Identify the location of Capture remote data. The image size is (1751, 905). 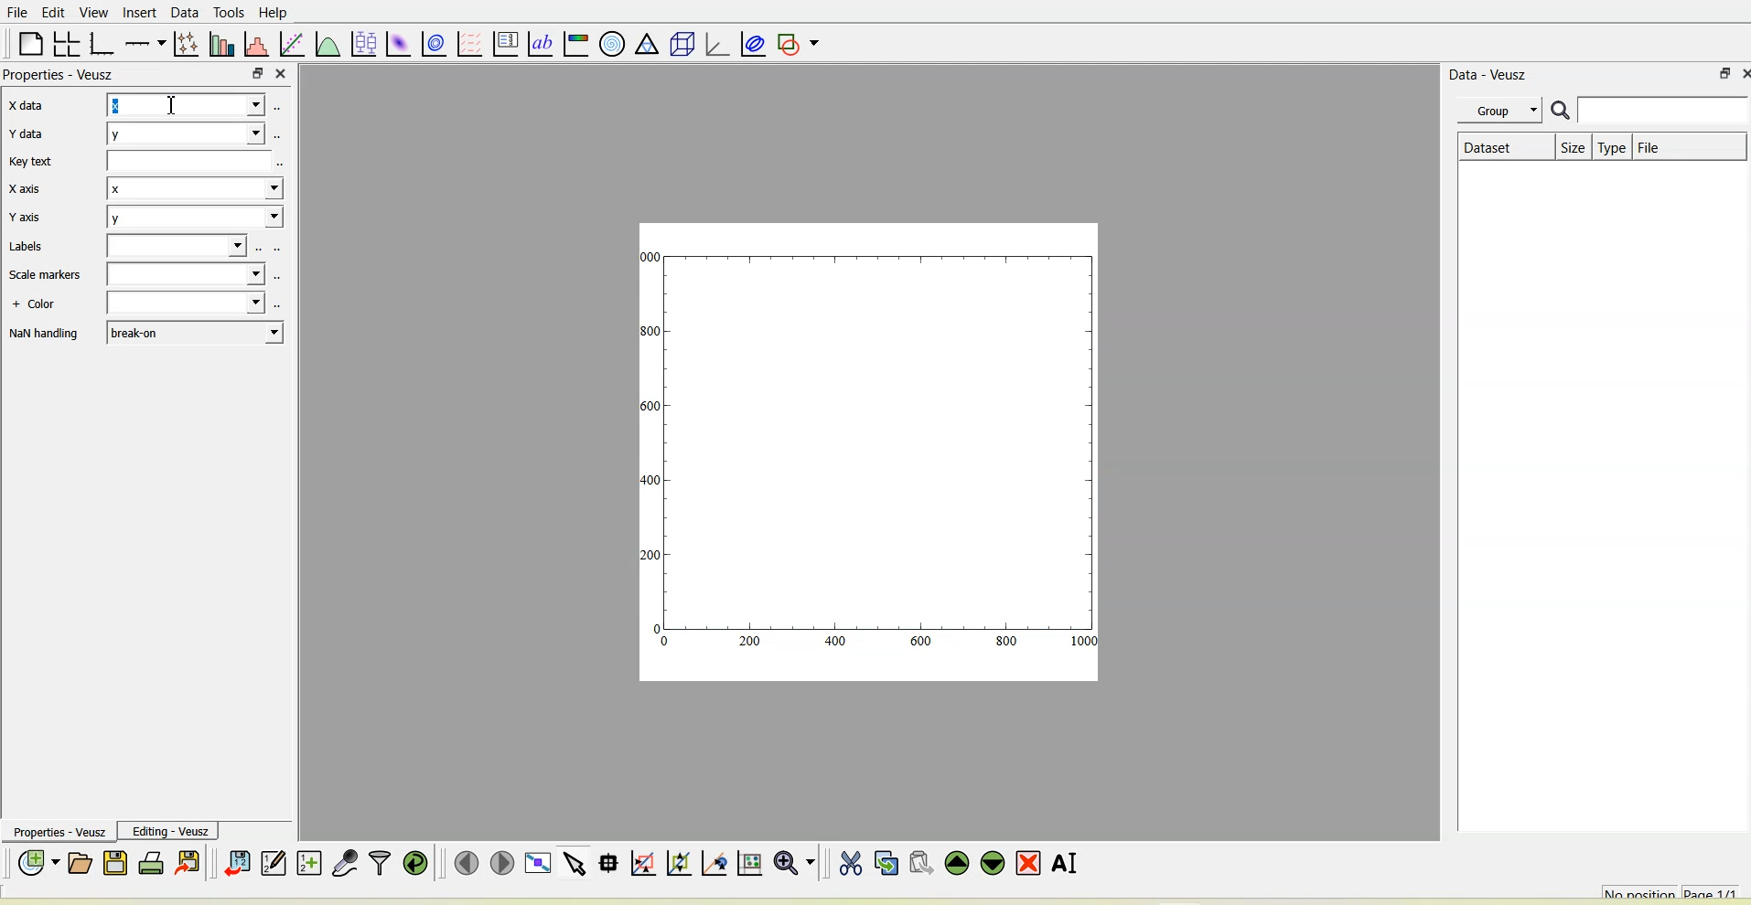
(346, 863).